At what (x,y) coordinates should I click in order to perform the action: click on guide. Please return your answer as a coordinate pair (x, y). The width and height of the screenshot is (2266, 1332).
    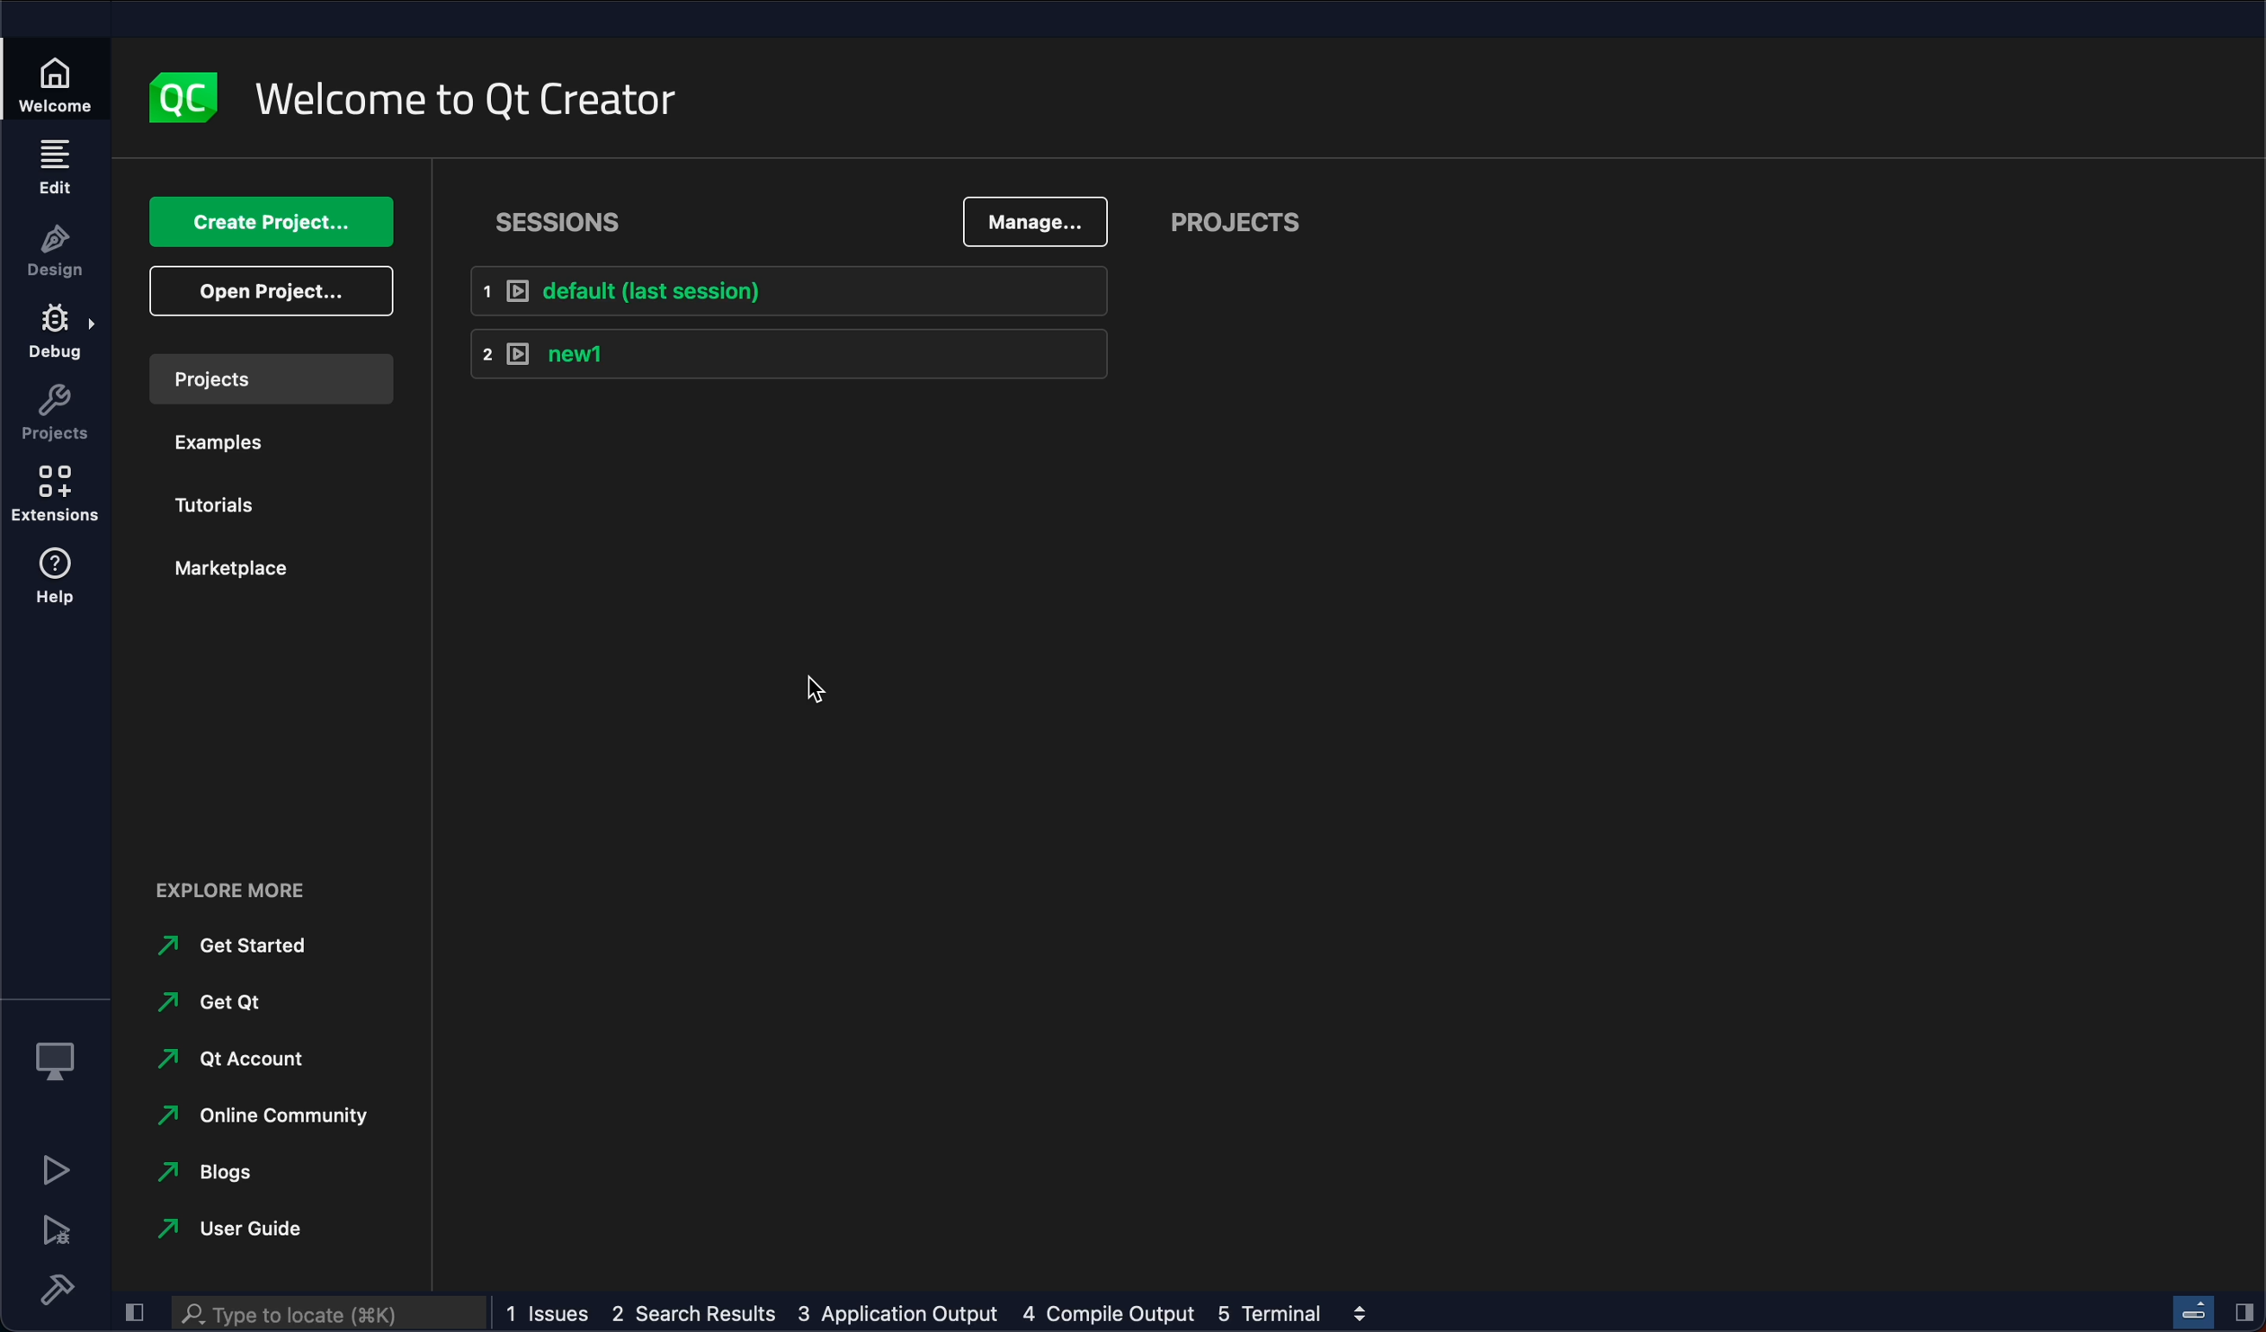
    Looking at the image, I should click on (225, 1230).